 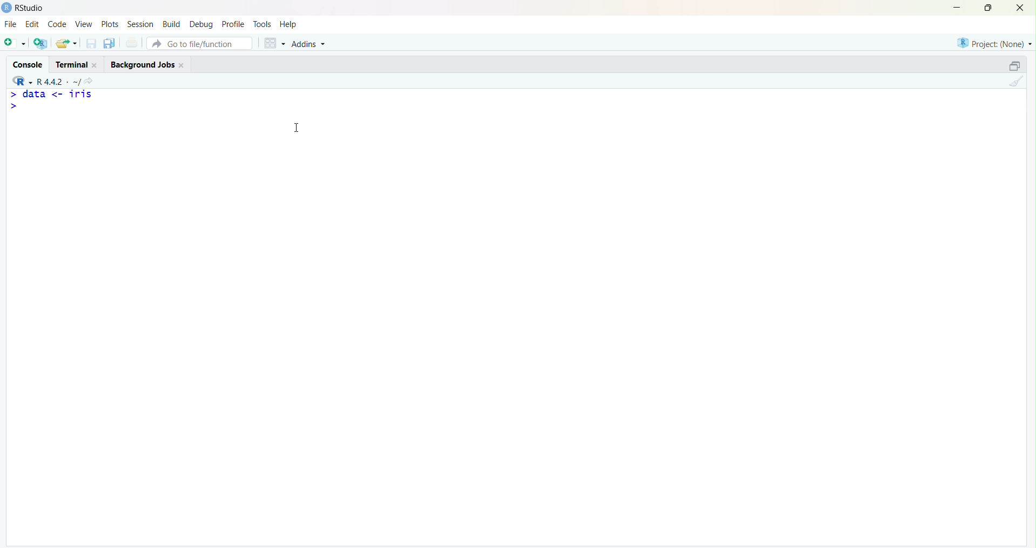 I want to click on Maximize/ Restore, so click(x=1013, y=65).